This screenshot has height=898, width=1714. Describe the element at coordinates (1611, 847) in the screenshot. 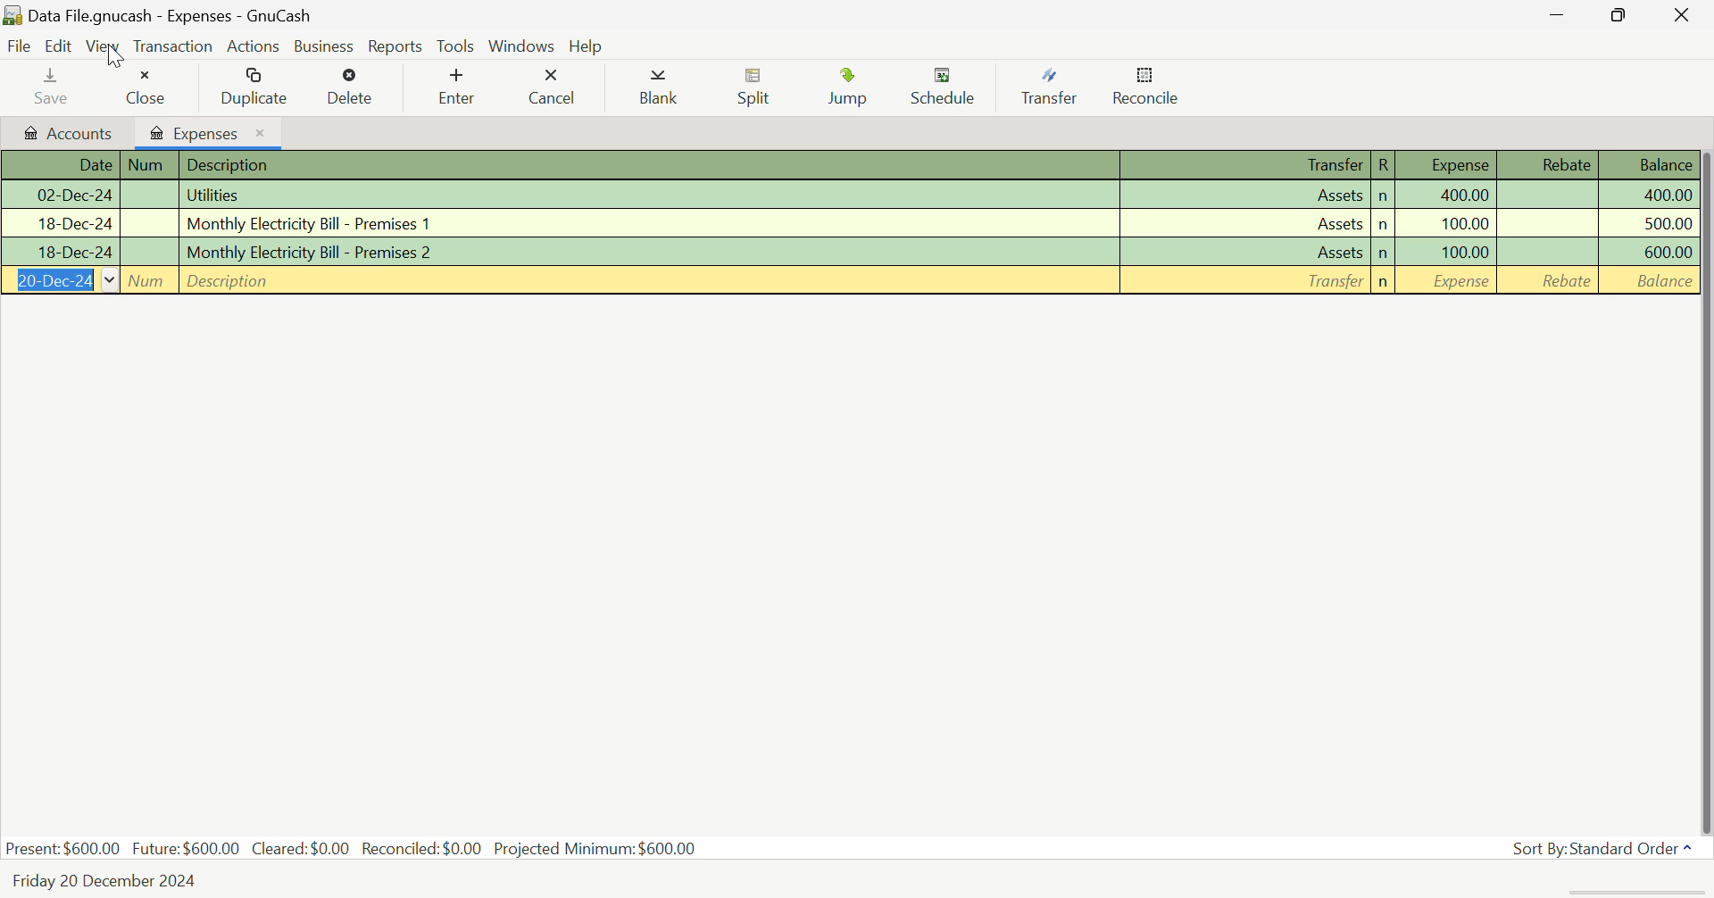

I see `Sort By: Standard Order` at that location.